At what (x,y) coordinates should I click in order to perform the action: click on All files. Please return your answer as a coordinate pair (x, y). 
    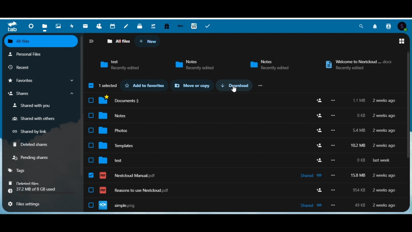
    Looking at the image, I should click on (116, 41).